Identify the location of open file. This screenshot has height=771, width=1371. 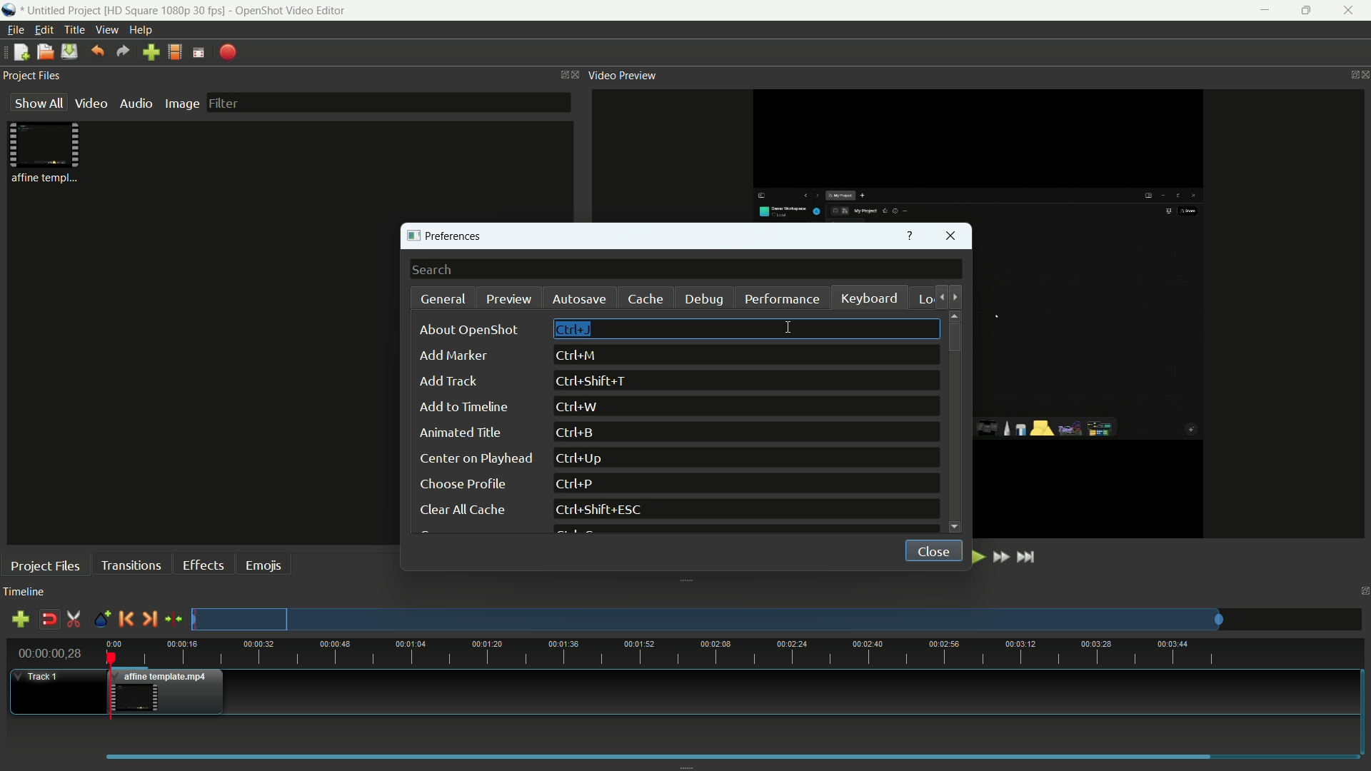
(45, 52).